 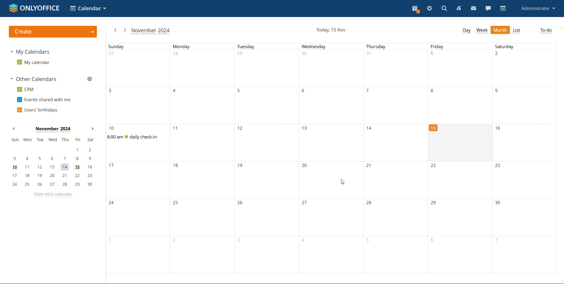 I want to click on search, so click(x=444, y=9).